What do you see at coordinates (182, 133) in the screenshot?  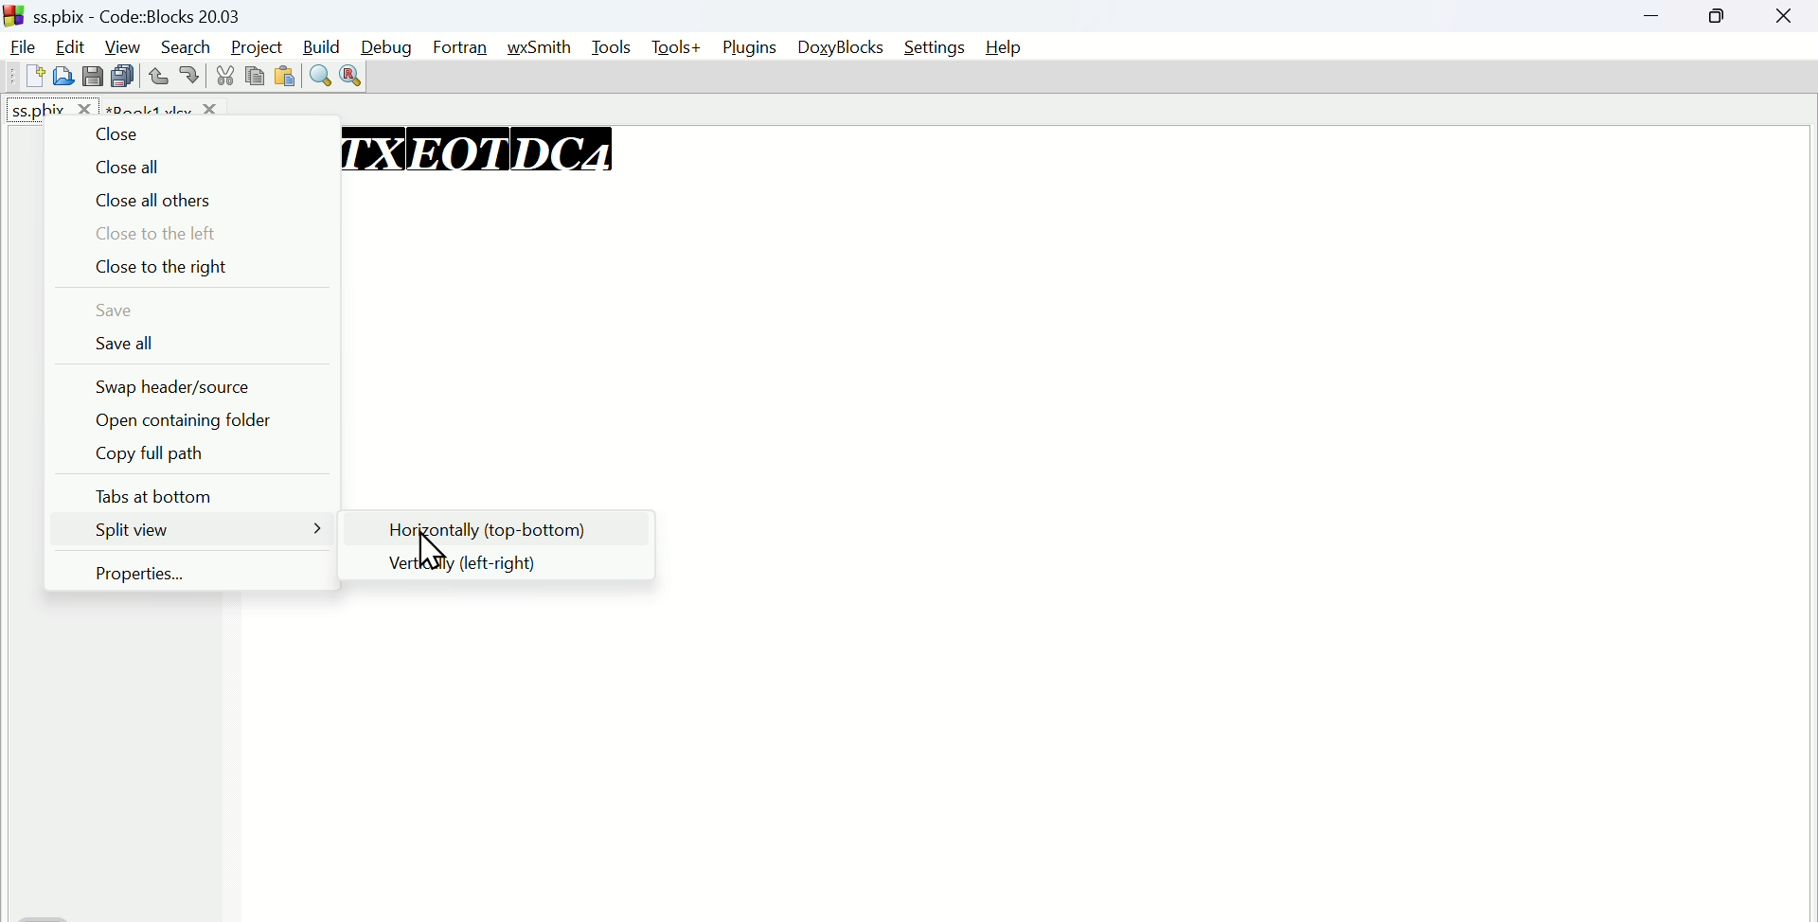 I see `Close` at bounding box center [182, 133].